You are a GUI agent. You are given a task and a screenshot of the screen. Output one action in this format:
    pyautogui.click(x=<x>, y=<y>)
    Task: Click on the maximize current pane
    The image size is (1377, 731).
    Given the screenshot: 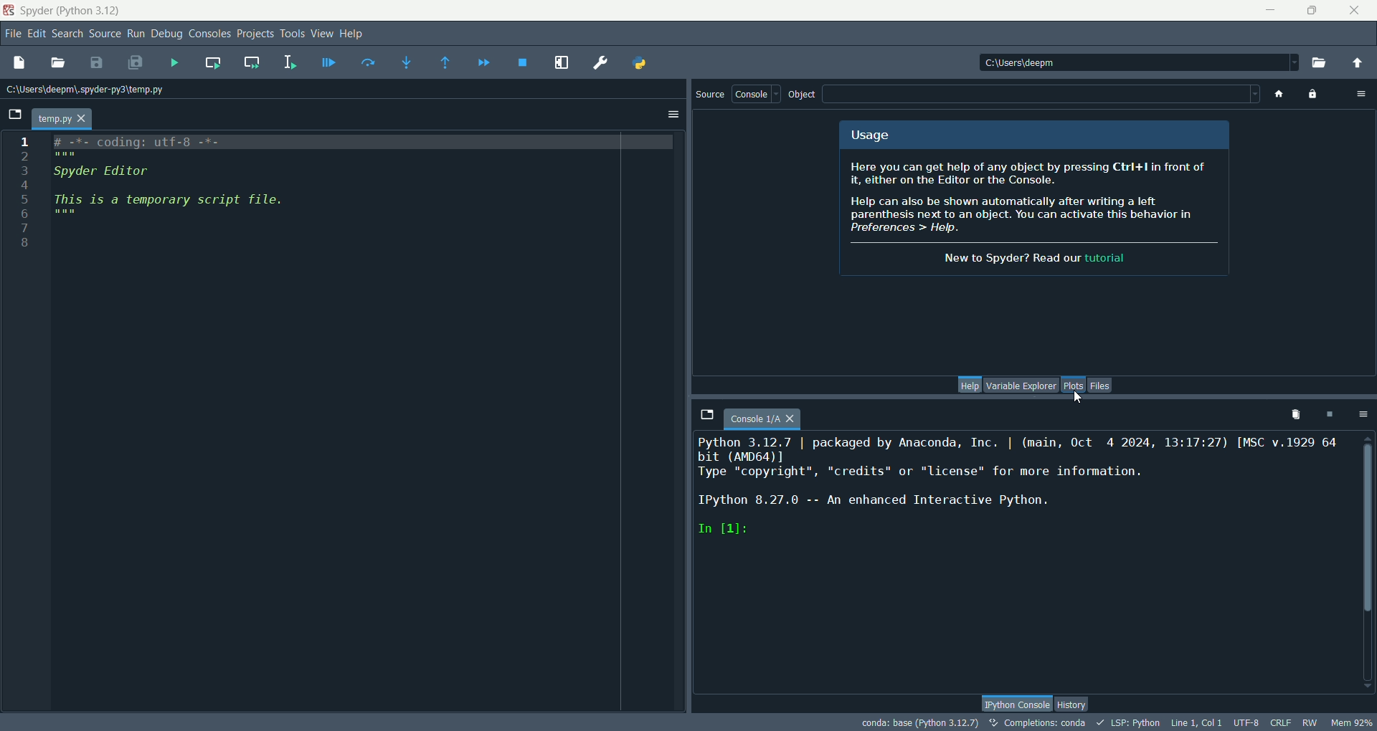 What is the action you would take?
    pyautogui.click(x=561, y=63)
    